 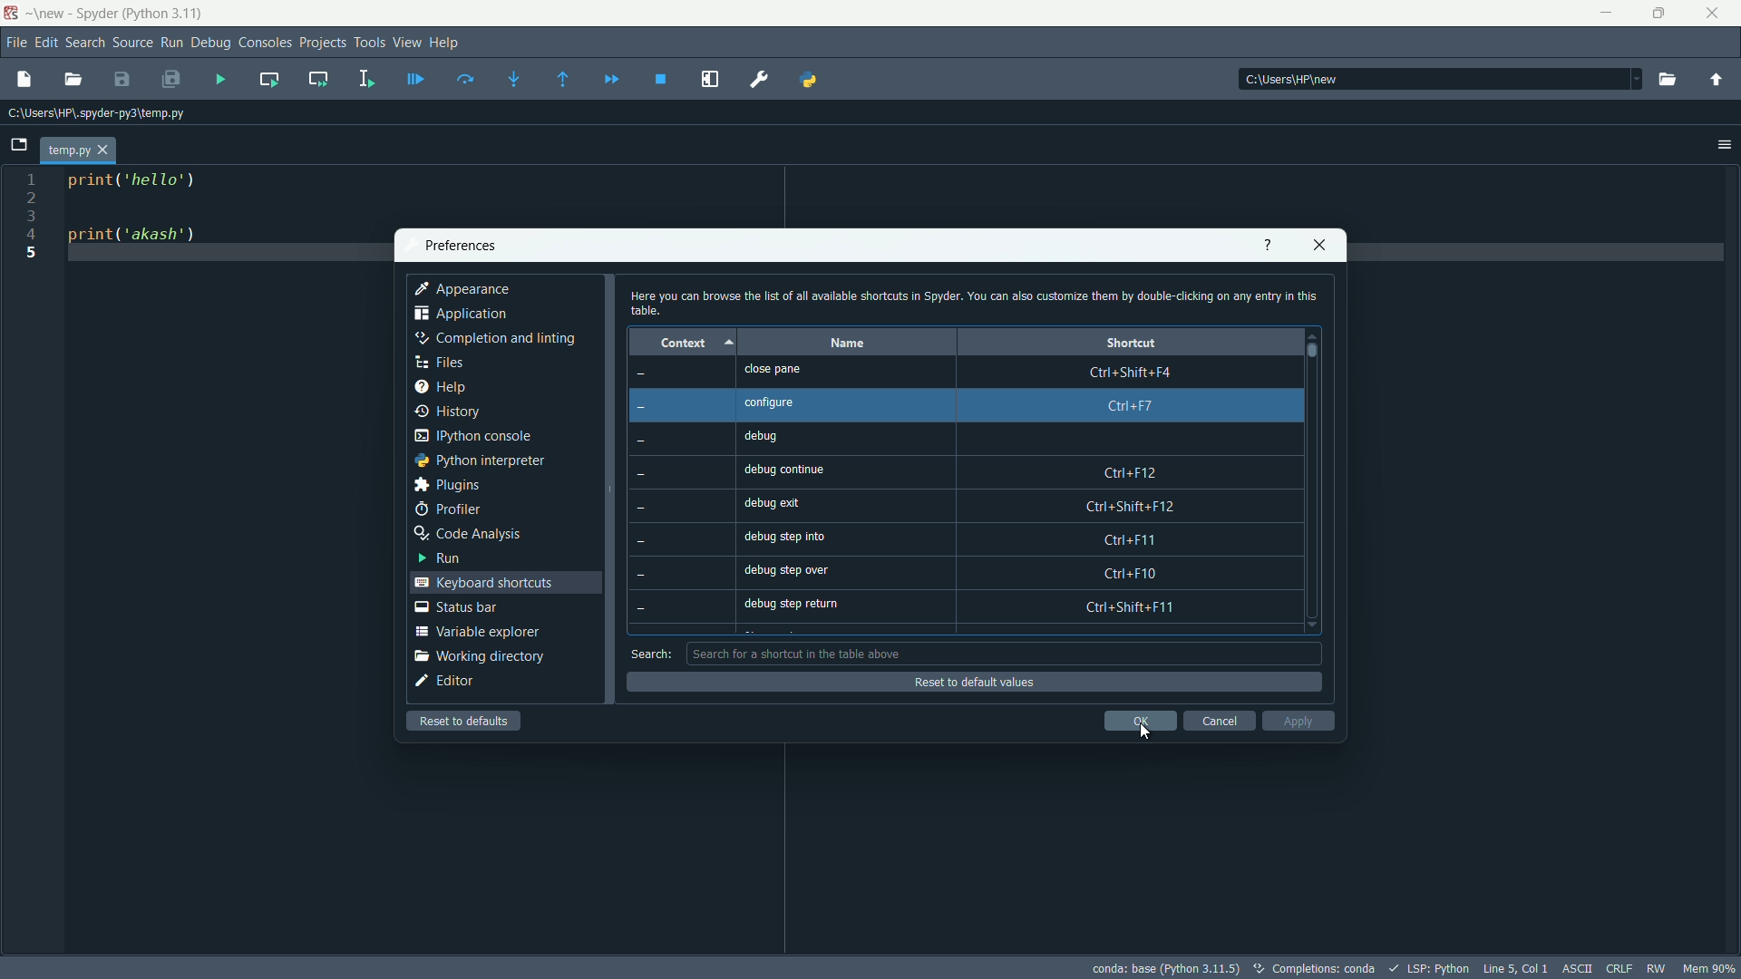 What do you see at coordinates (24, 81) in the screenshot?
I see `new file` at bounding box center [24, 81].